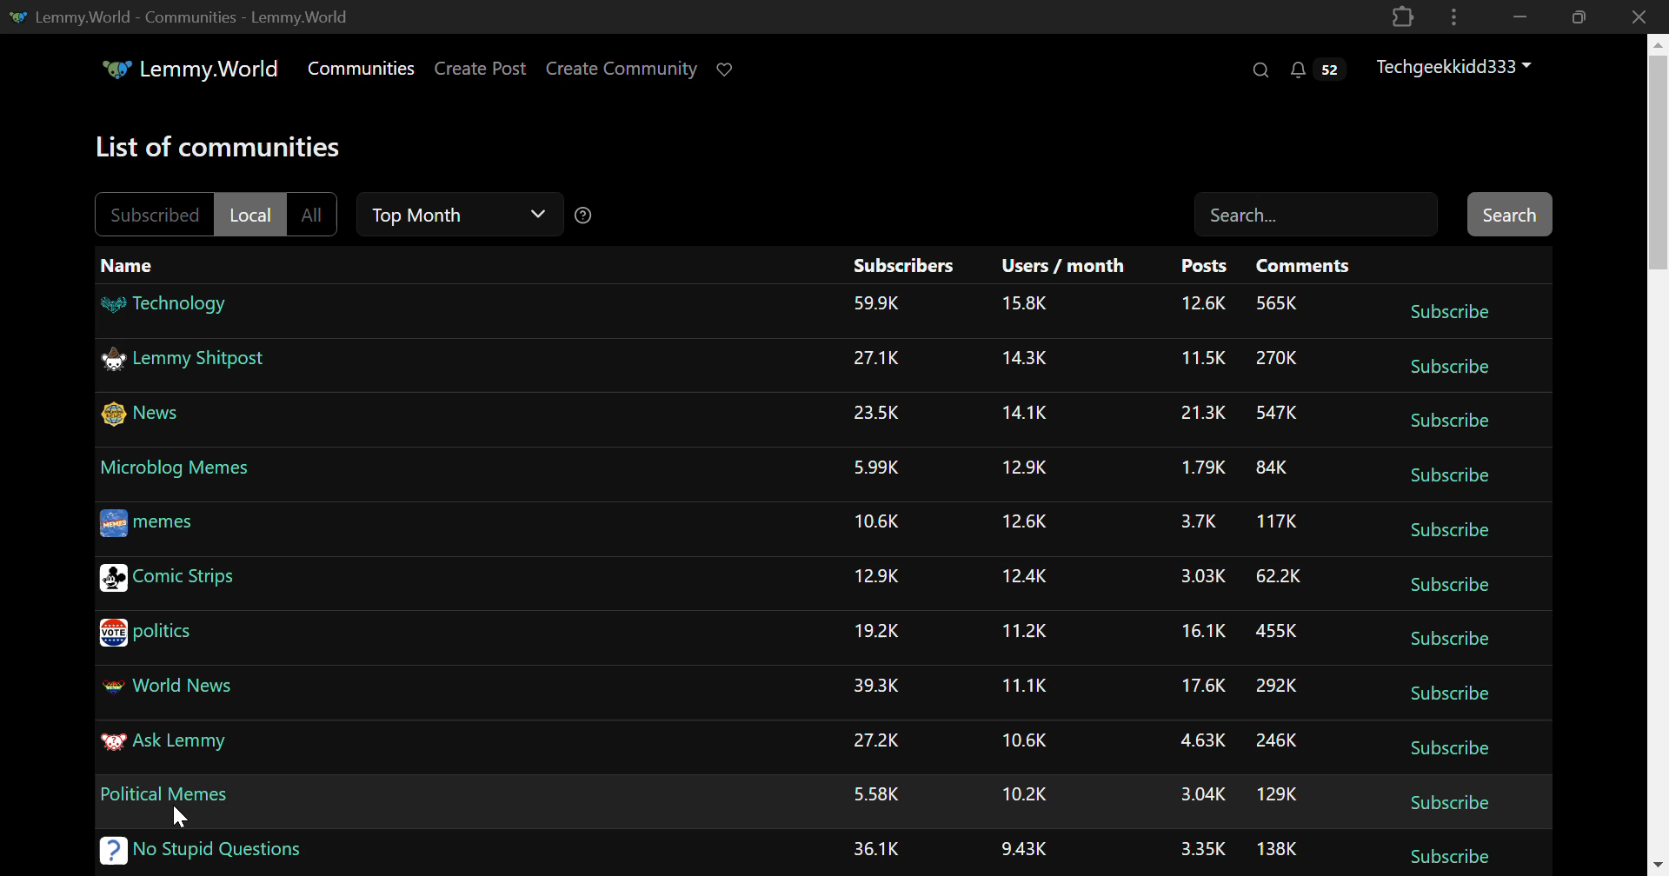 Image resolution: width=1669 pixels, height=876 pixels. What do you see at coordinates (147, 634) in the screenshot?
I see `politics` at bounding box center [147, 634].